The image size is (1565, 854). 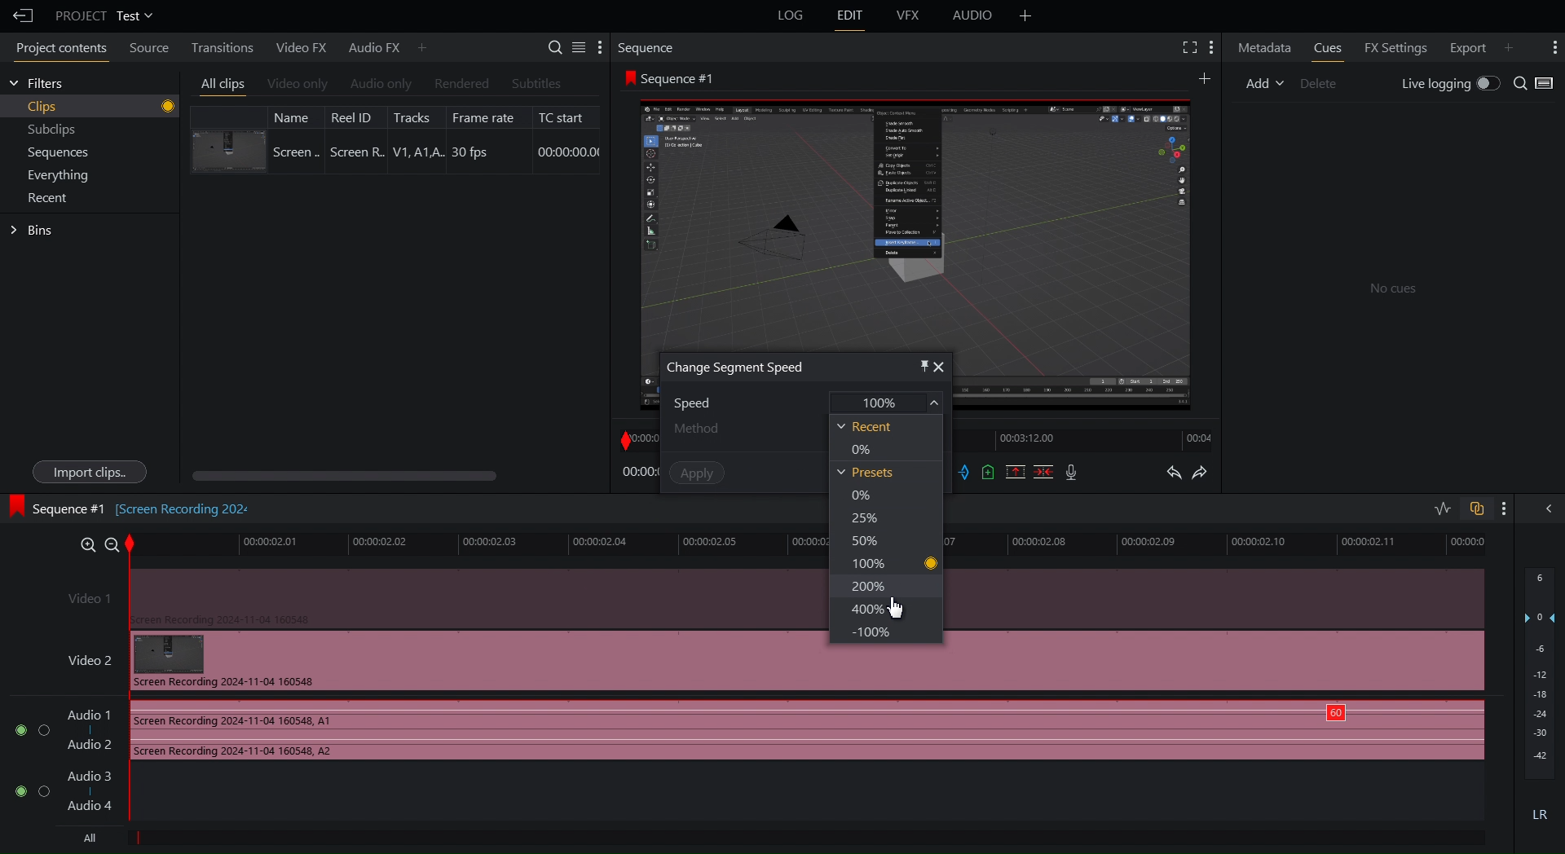 I want to click on Cursor, so click(x=897, y=610).